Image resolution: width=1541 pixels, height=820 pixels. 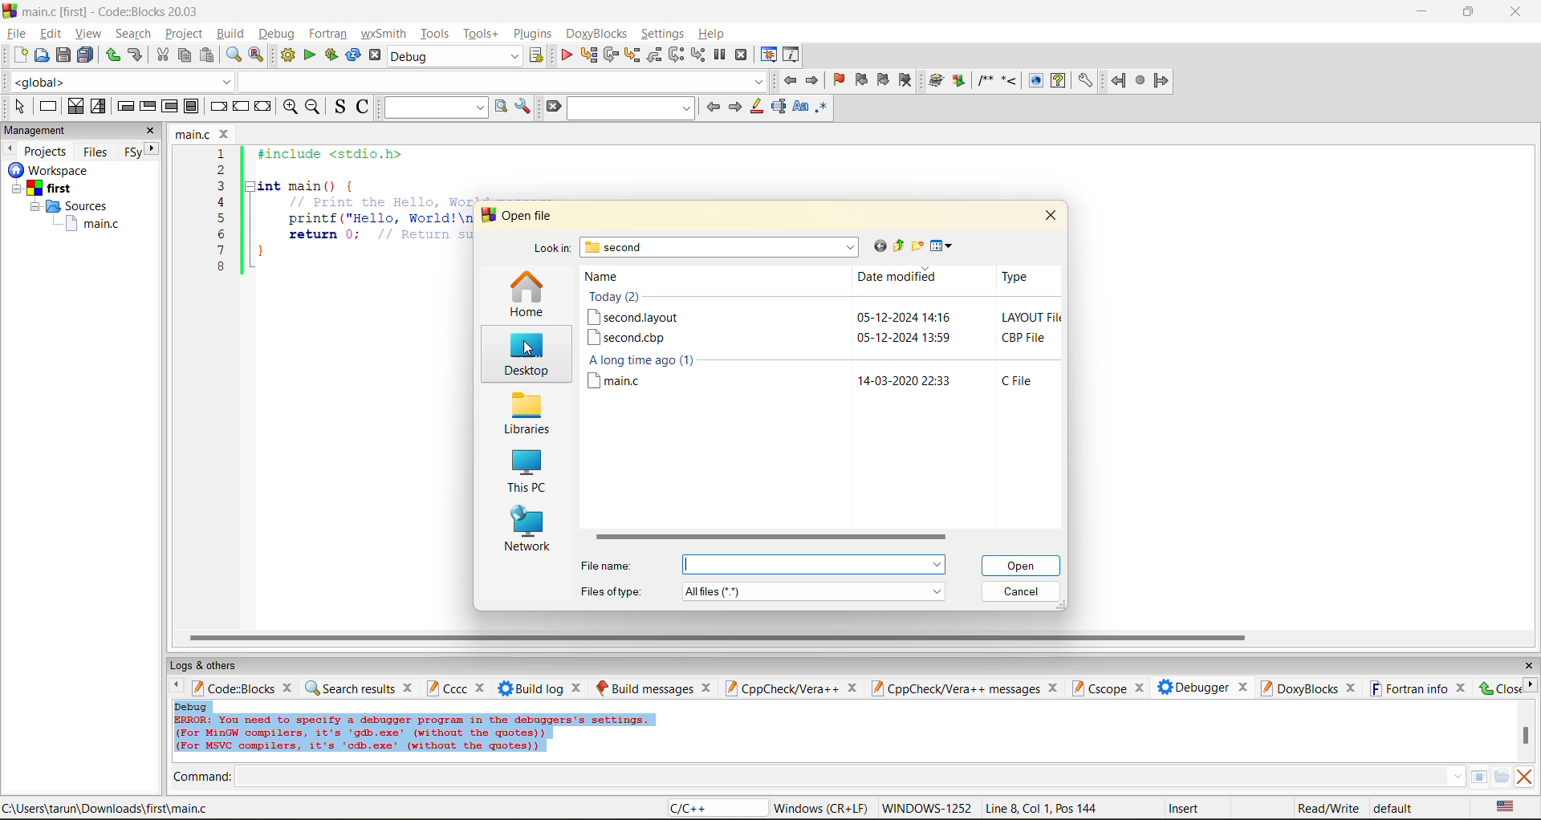 I want to click on close, so click(x=1528, y=666).